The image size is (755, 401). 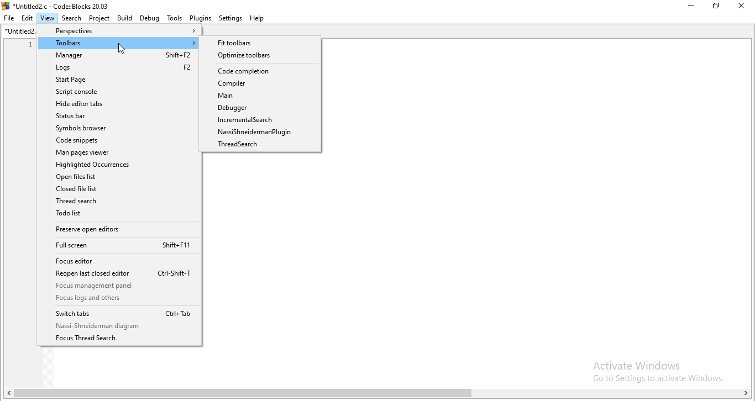 I want to click on Nas-Shneiderman diagram, so click(x=125, y=326).